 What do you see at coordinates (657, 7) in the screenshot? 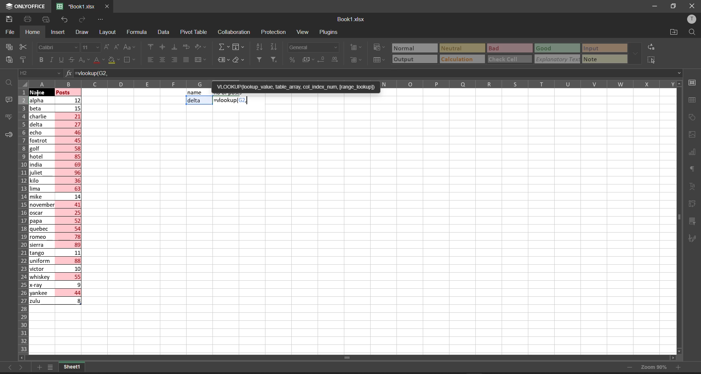
I see `minimize` at bounding box center [657, 7].